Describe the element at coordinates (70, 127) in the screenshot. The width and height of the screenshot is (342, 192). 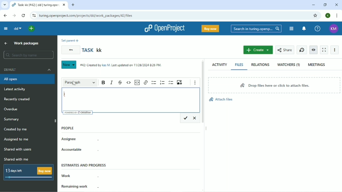
I see `People` at that location.